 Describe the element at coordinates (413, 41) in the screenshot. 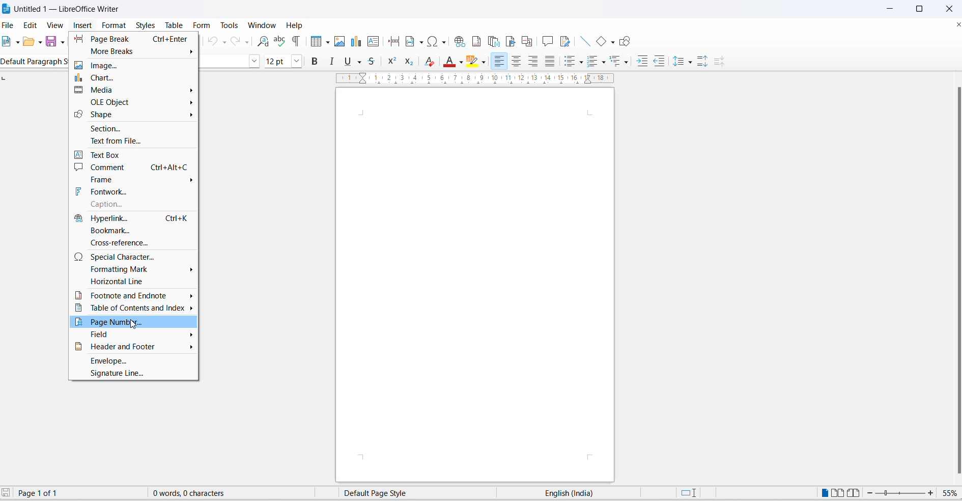

I see `insert field` at that location.